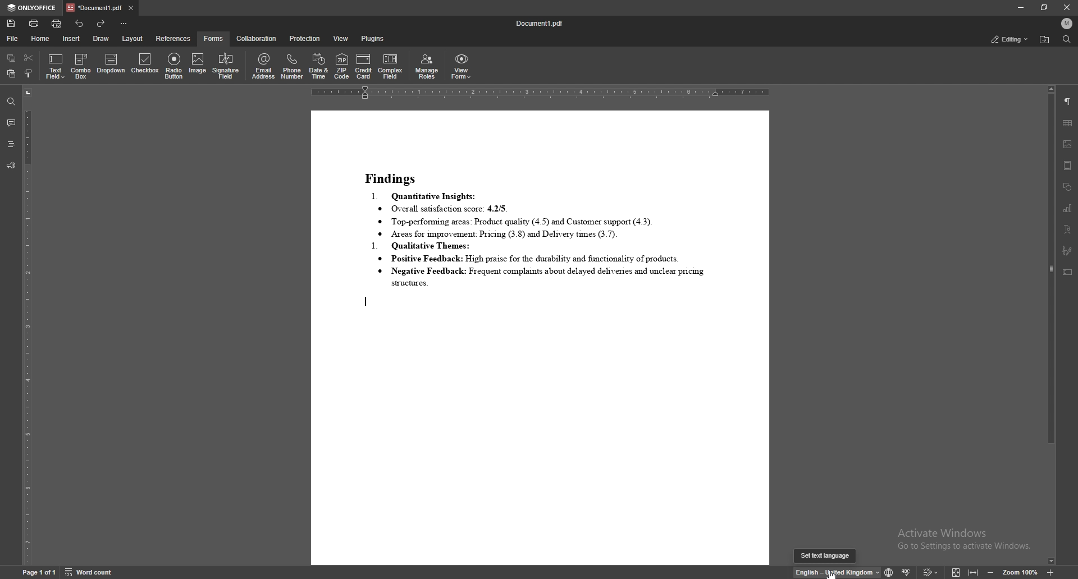  Describe the element at coordinates (392, 67) in the screenshot. I see `complex field` at that location.